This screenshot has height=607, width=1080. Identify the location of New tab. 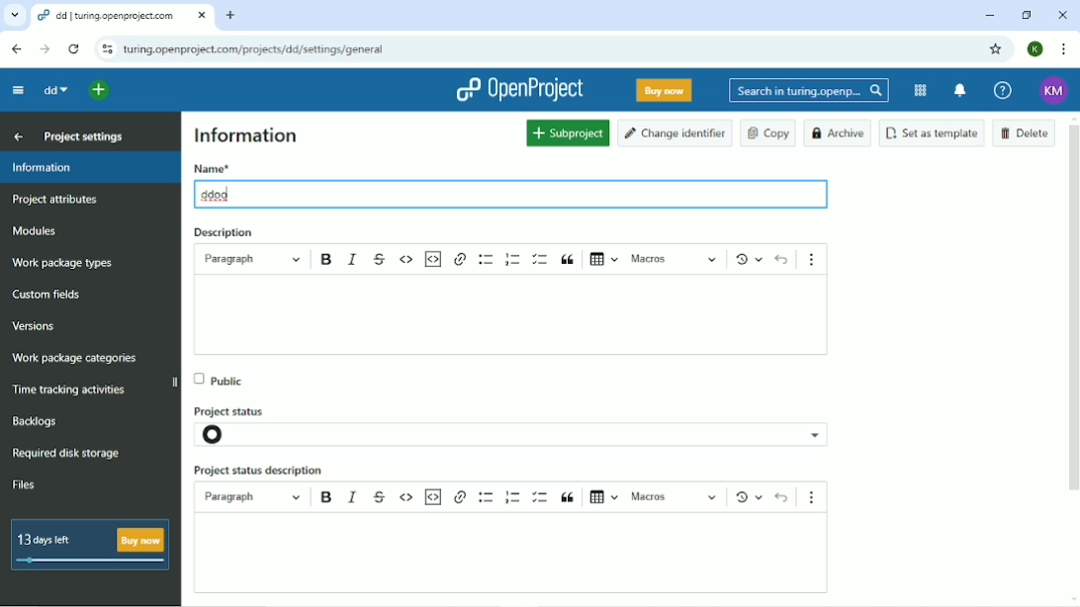
(232, 16).